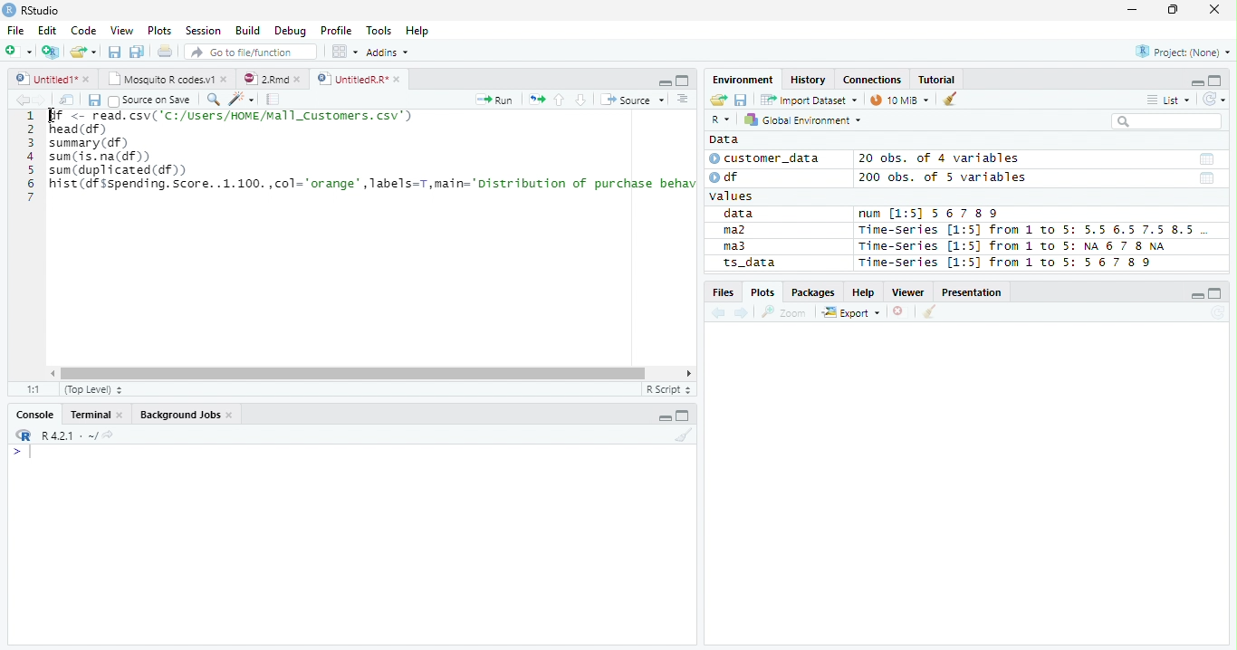 This screenshot has height=650, width=1237. I want to click on Plots, so click(159, 31).